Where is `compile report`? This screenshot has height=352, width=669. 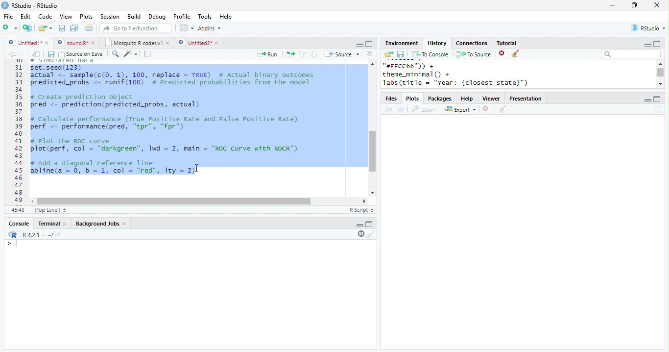 compile report is located at coordinates (148, 53).